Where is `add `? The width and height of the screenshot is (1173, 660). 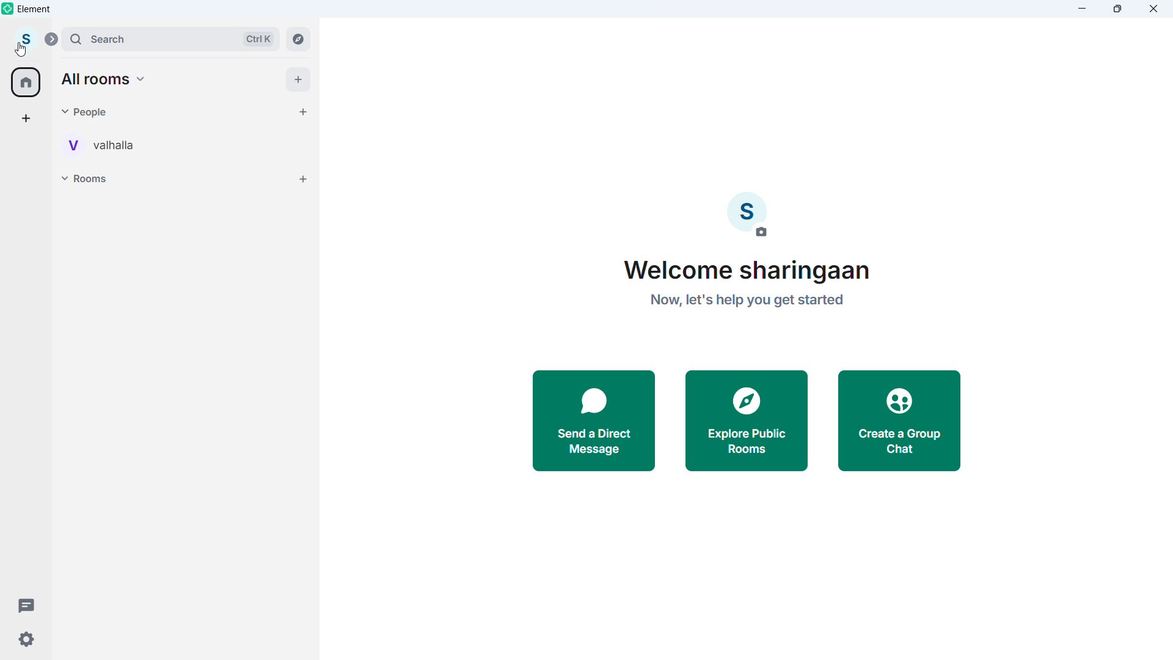 add  is located at coordinates (299, 79).